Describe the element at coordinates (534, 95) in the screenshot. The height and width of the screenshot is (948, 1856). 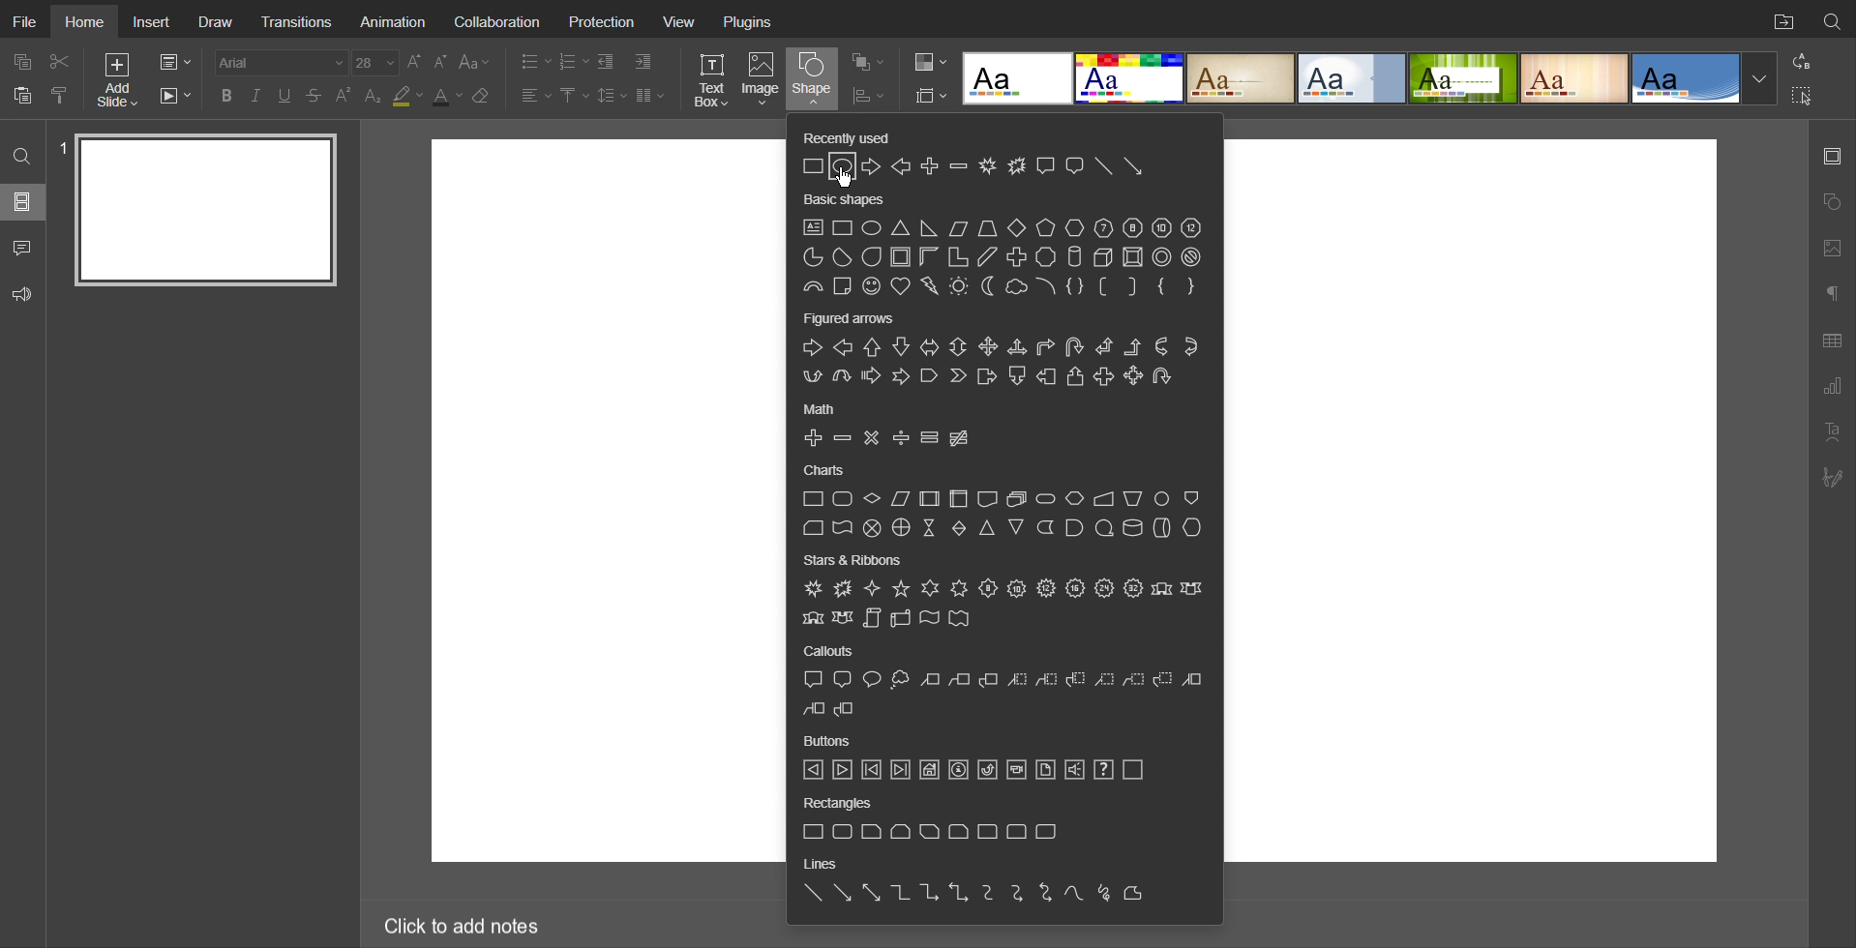
I see `Alignment` at that location.